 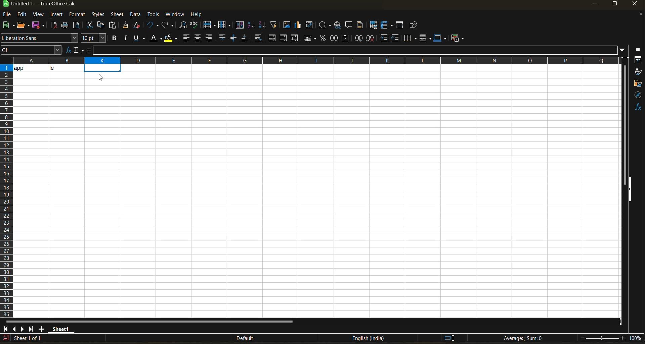 What do you see at coordinates (22, 14) in the screenshot?
I see `edit` at bounding box center [22, 14].